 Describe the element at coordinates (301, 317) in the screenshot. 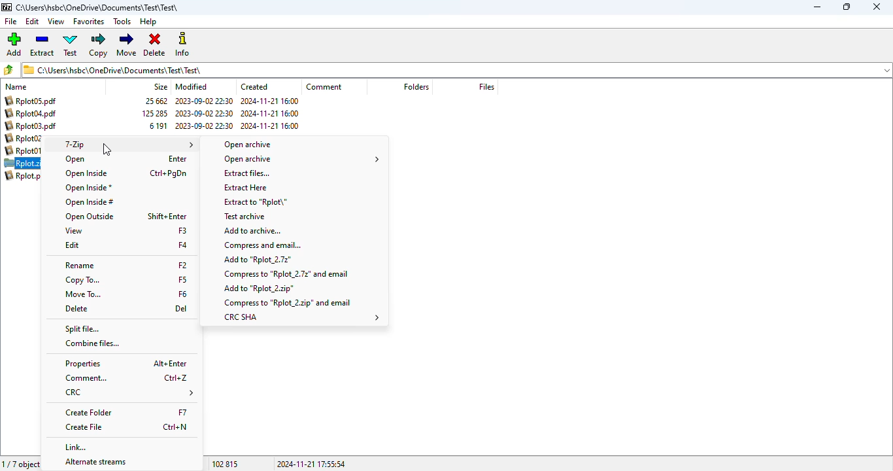

I see `CRC SHA` at that location.